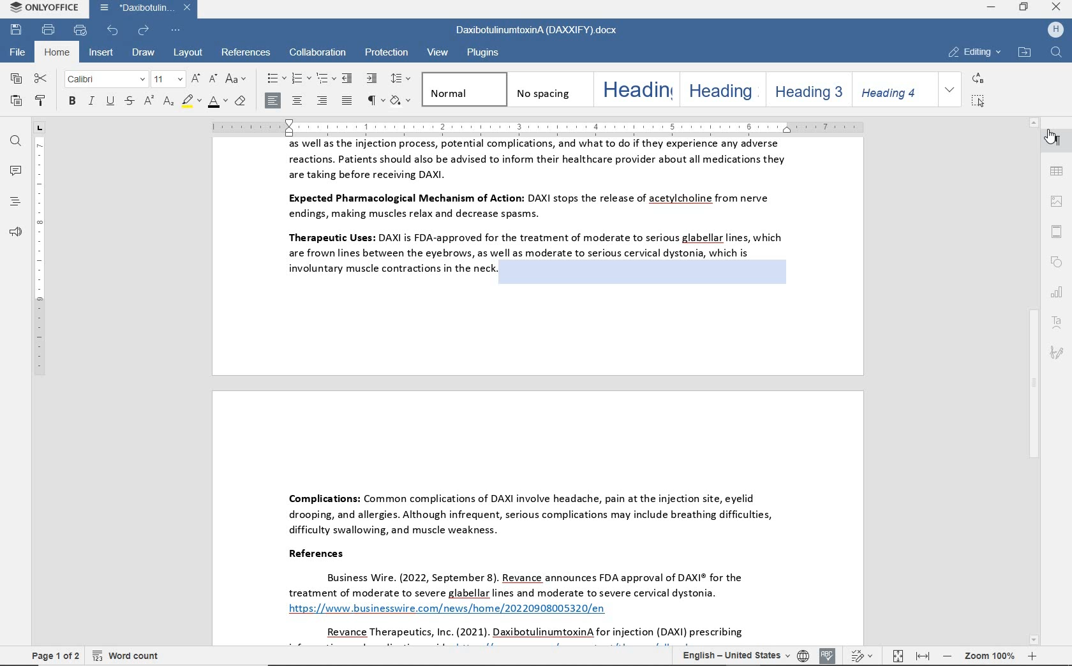 Image resolution: width=1072 pixels, height=666 pixels. I want to click on highlighted, so click(643, 271).